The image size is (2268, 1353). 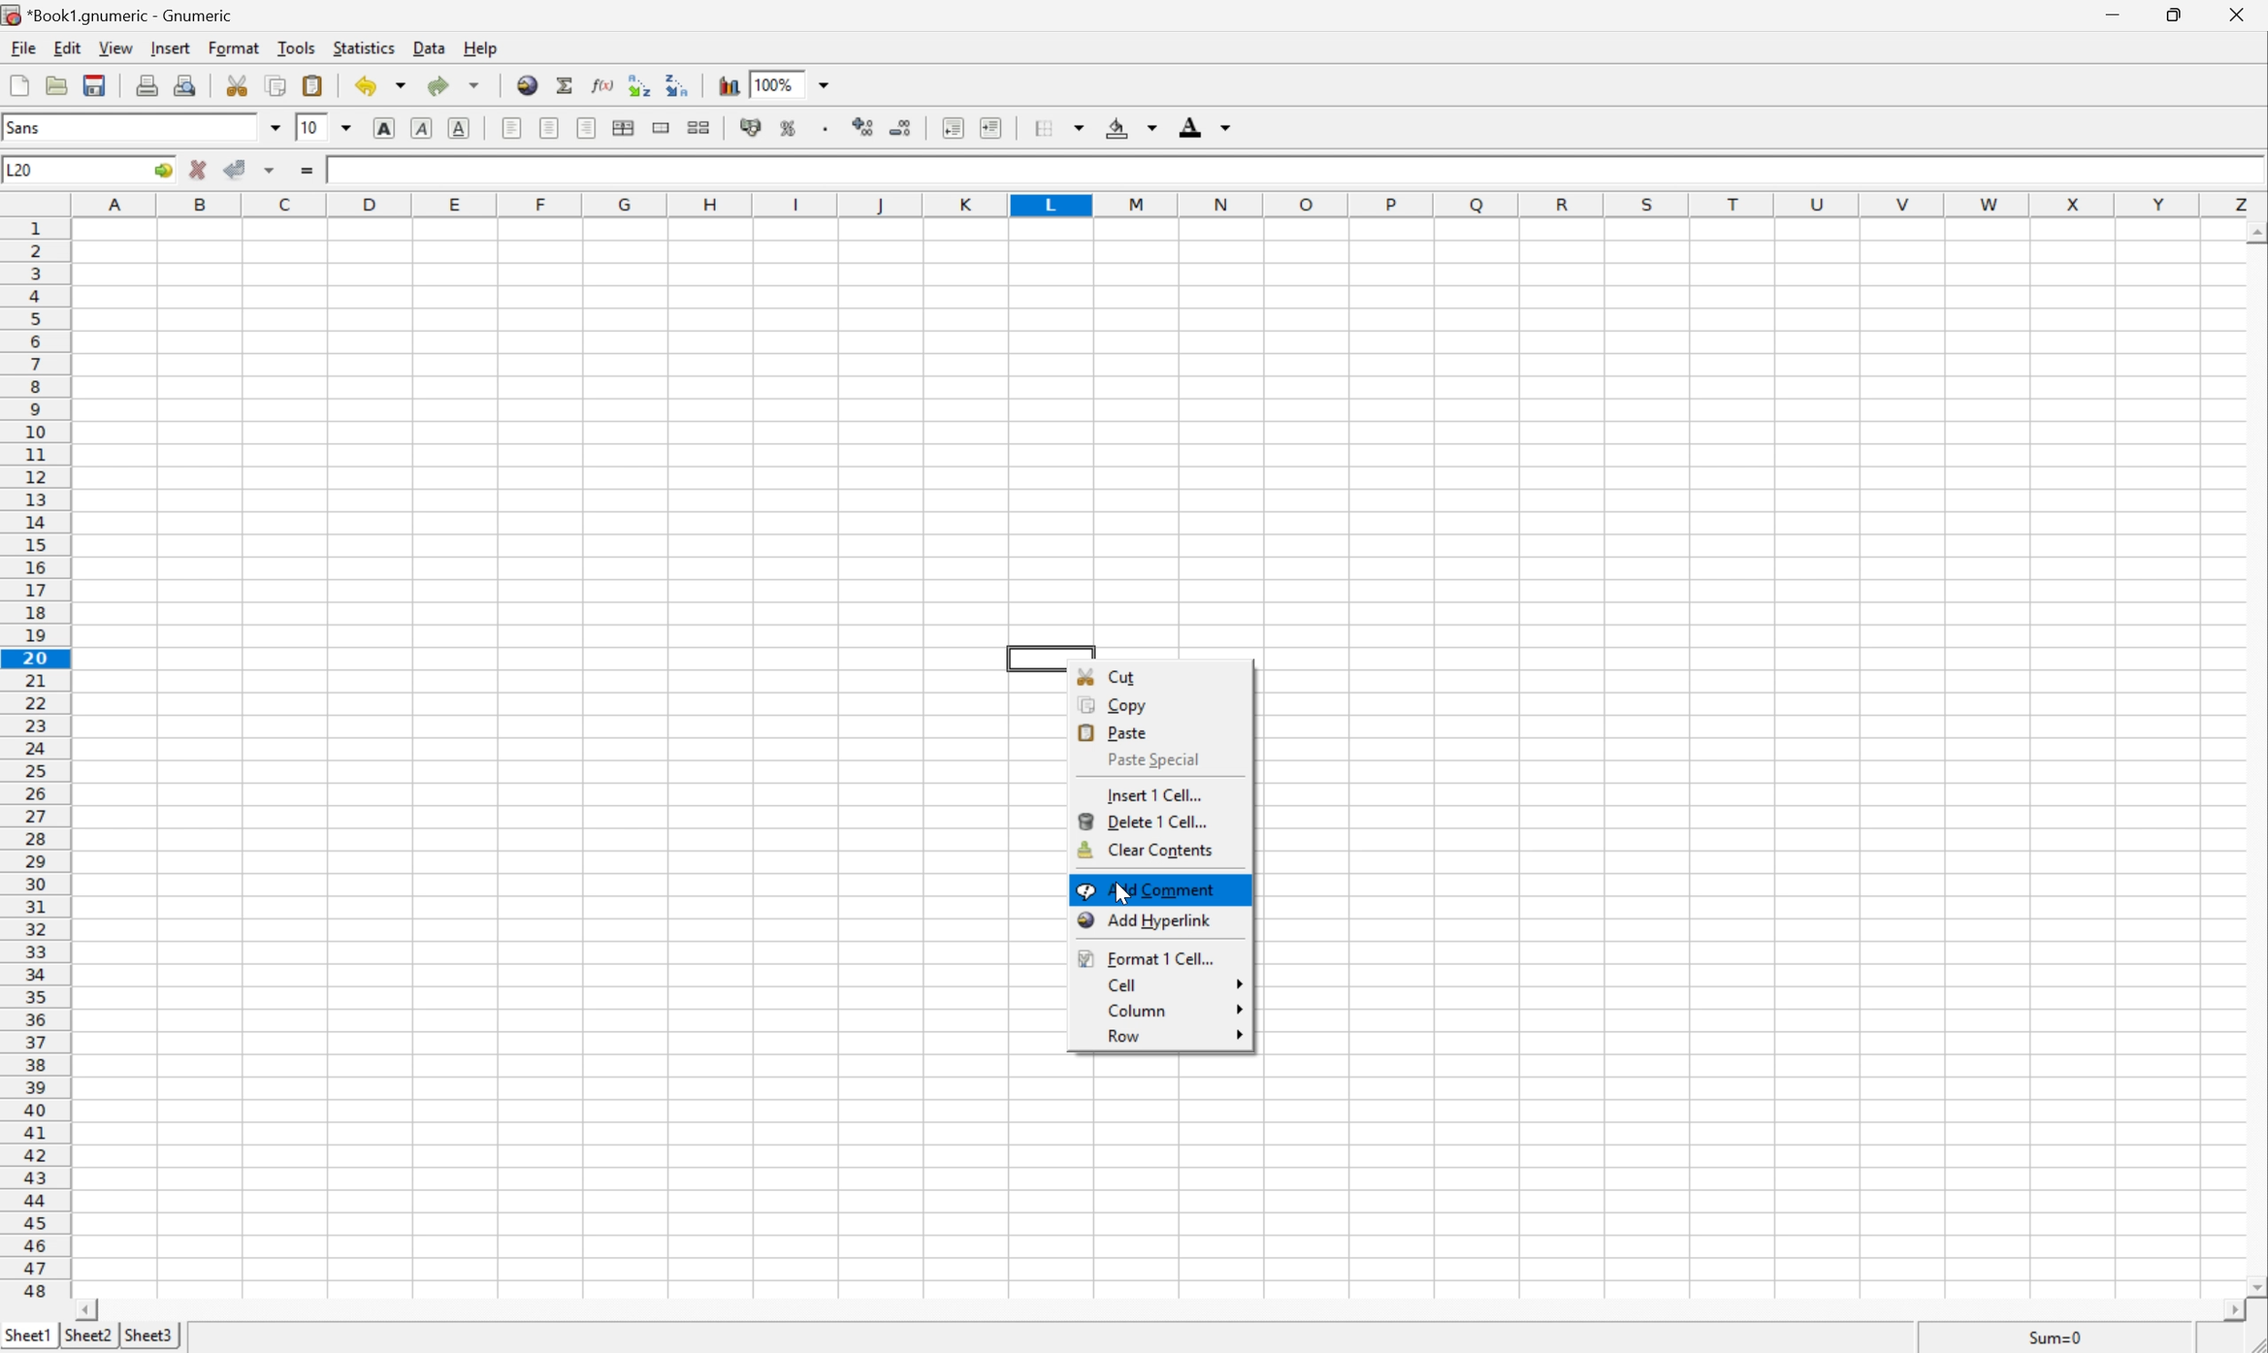 I want to click on Merge a range of cells, so click(x=661, y=129).